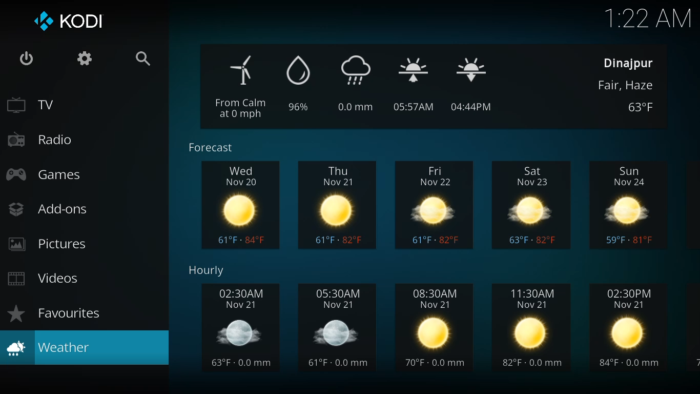 This screenshot has width=700, height=394. Describe the element at coordinates (627, 63) in the screenshot. I see `location` at that location.